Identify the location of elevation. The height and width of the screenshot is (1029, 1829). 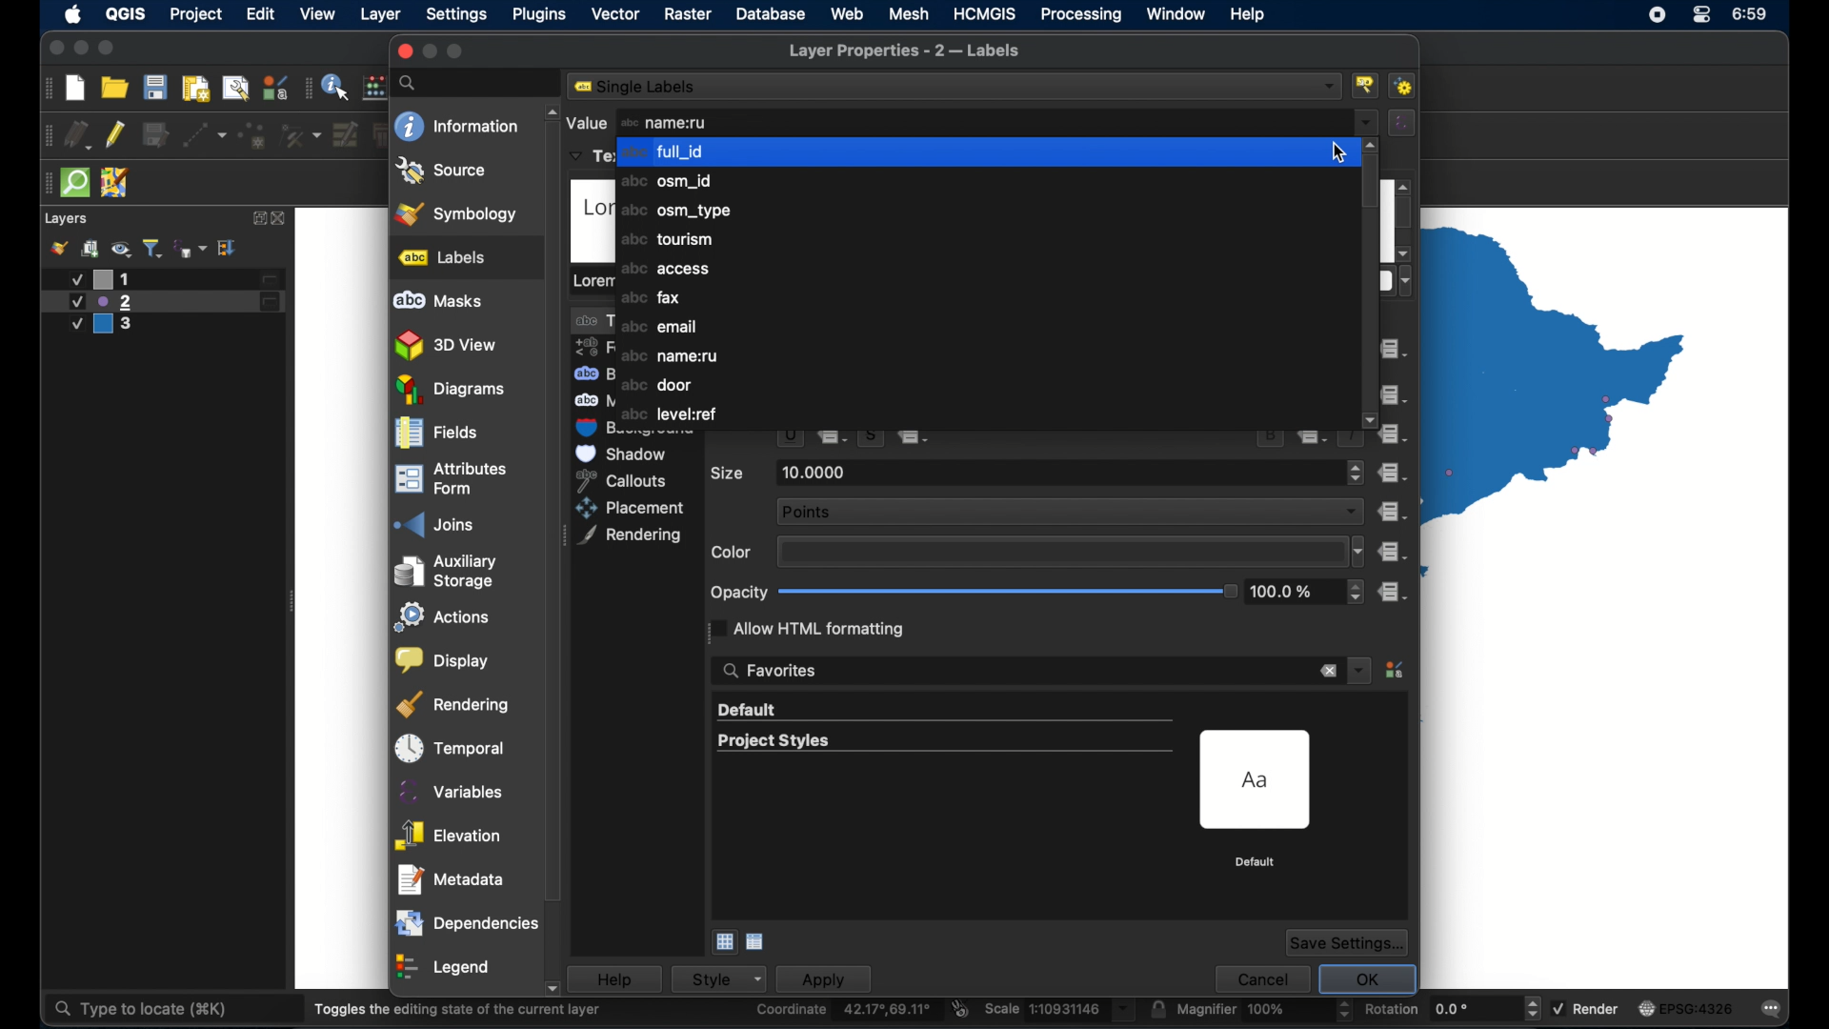
(449, 831).